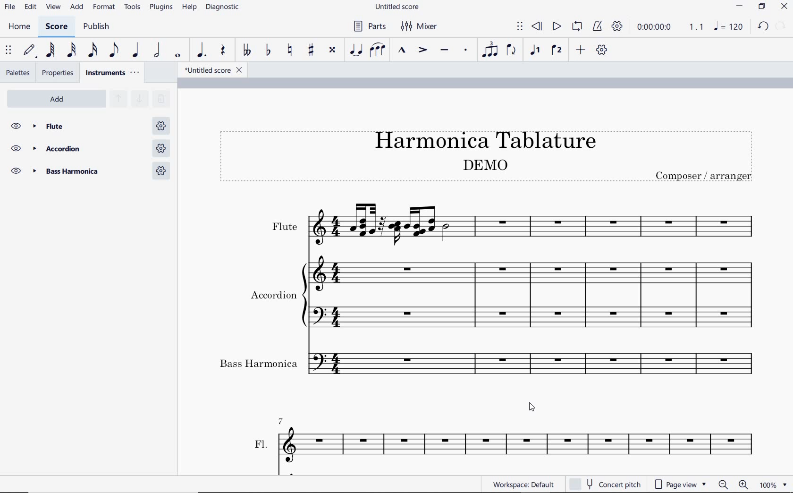 The width and height of the screenshot is (793, 493). Describe the element at coordinates (29, 51) in the screenshot. I see `default (step time)` at that location.